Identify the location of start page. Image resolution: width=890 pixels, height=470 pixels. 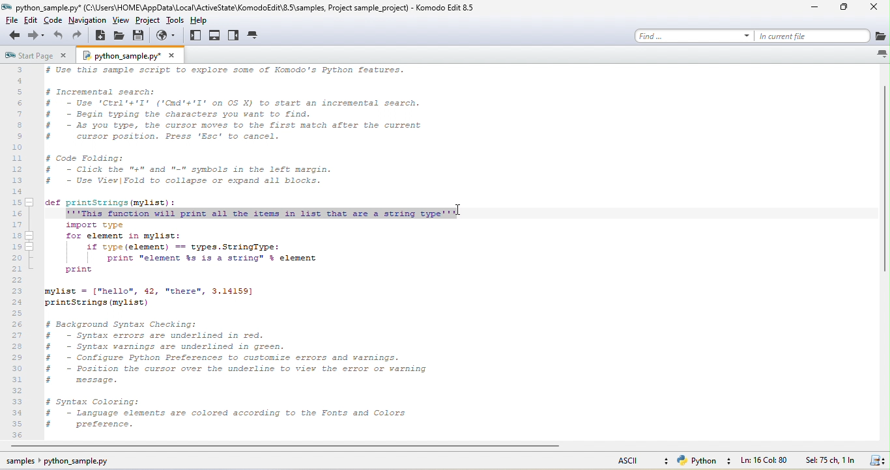
(27, 57).